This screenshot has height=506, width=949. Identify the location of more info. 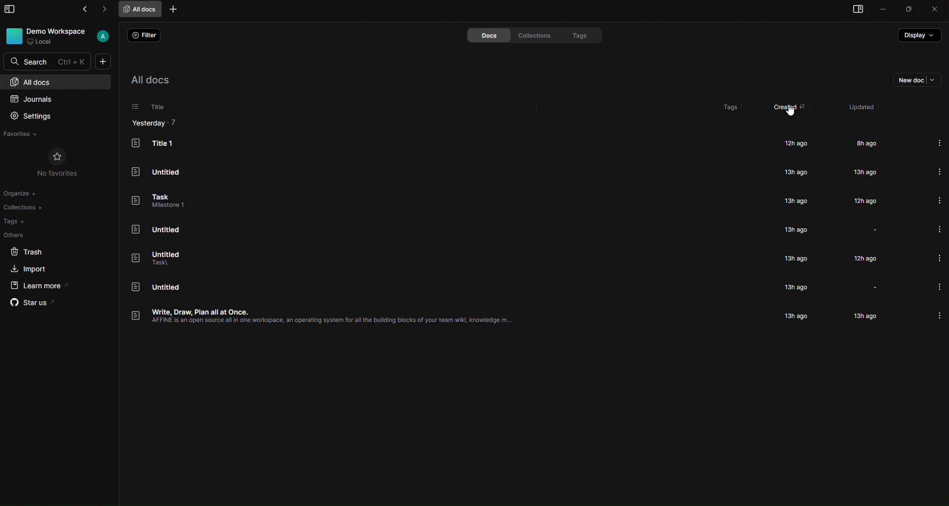
(938, 228).